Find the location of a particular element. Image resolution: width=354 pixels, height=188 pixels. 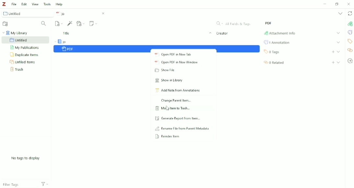

Locate is located at coordinates (350, 61).